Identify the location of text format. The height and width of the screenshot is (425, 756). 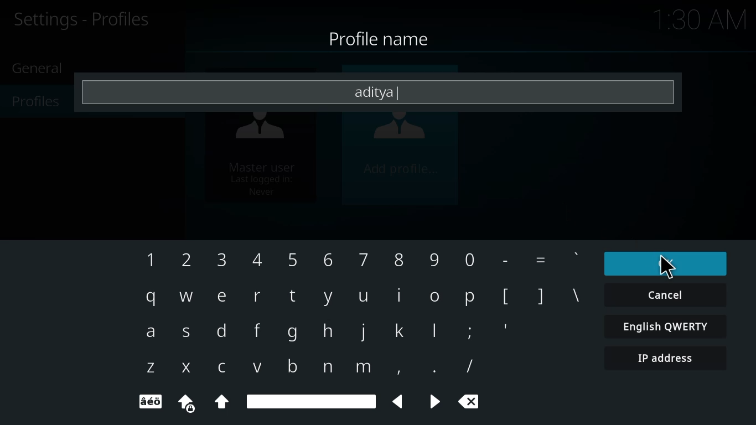
(147, 402).